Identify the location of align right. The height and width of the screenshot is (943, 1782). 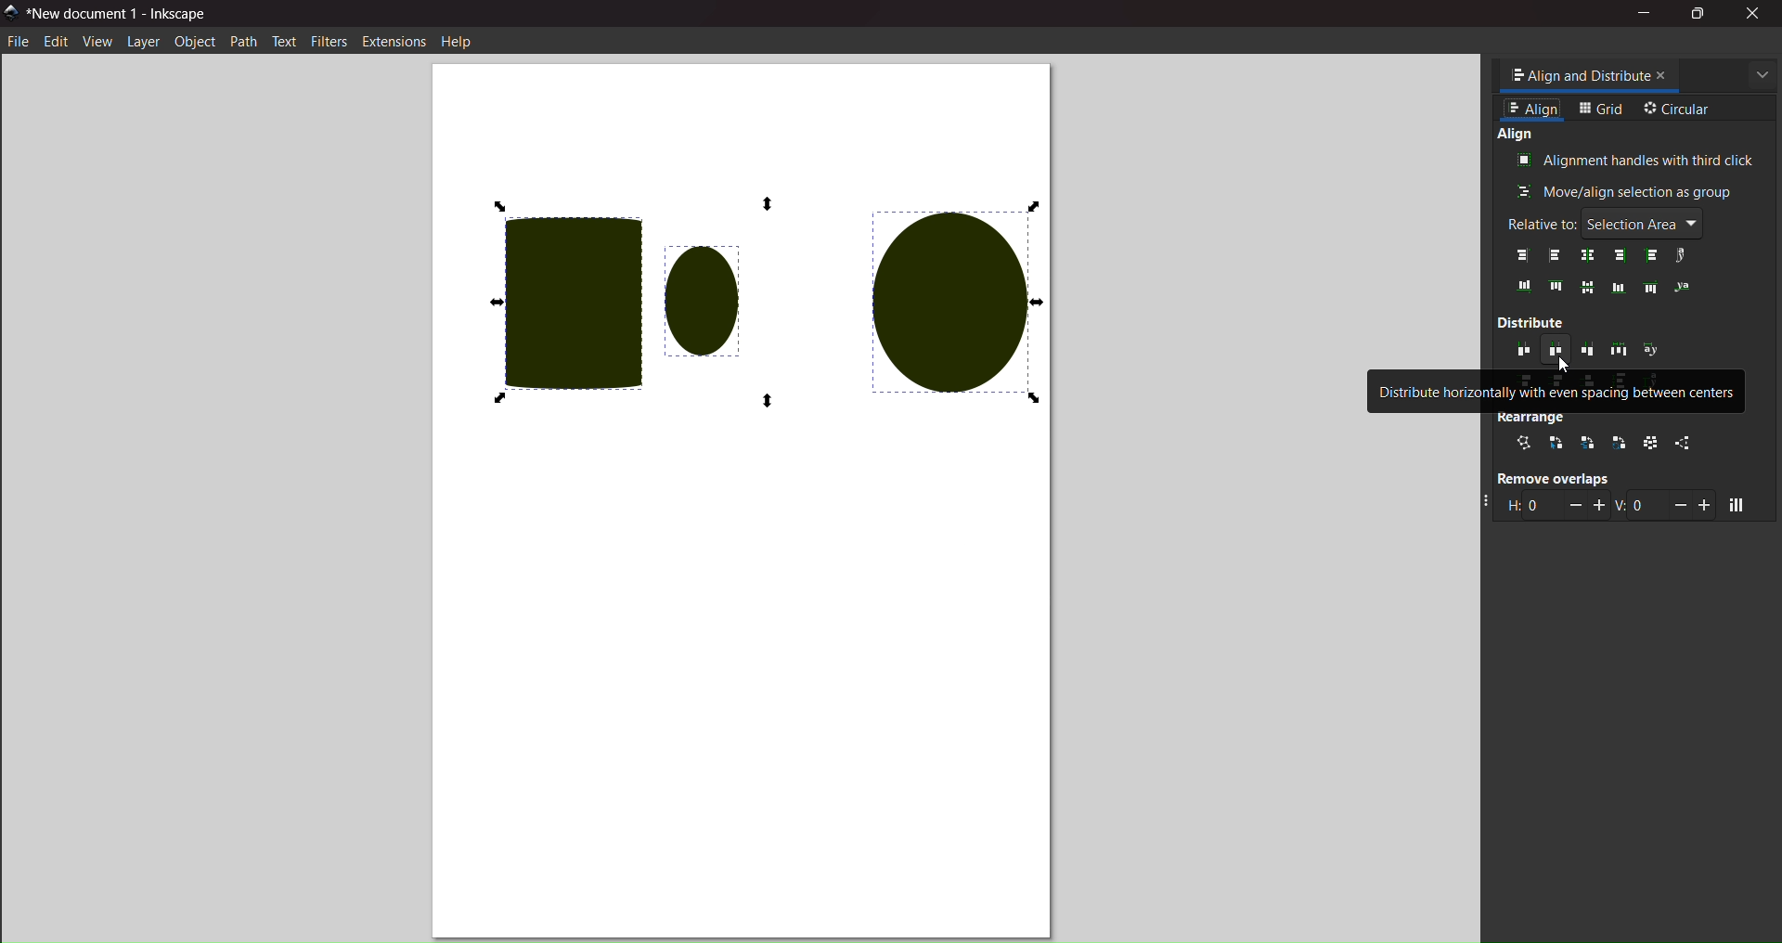
(1522, 255).